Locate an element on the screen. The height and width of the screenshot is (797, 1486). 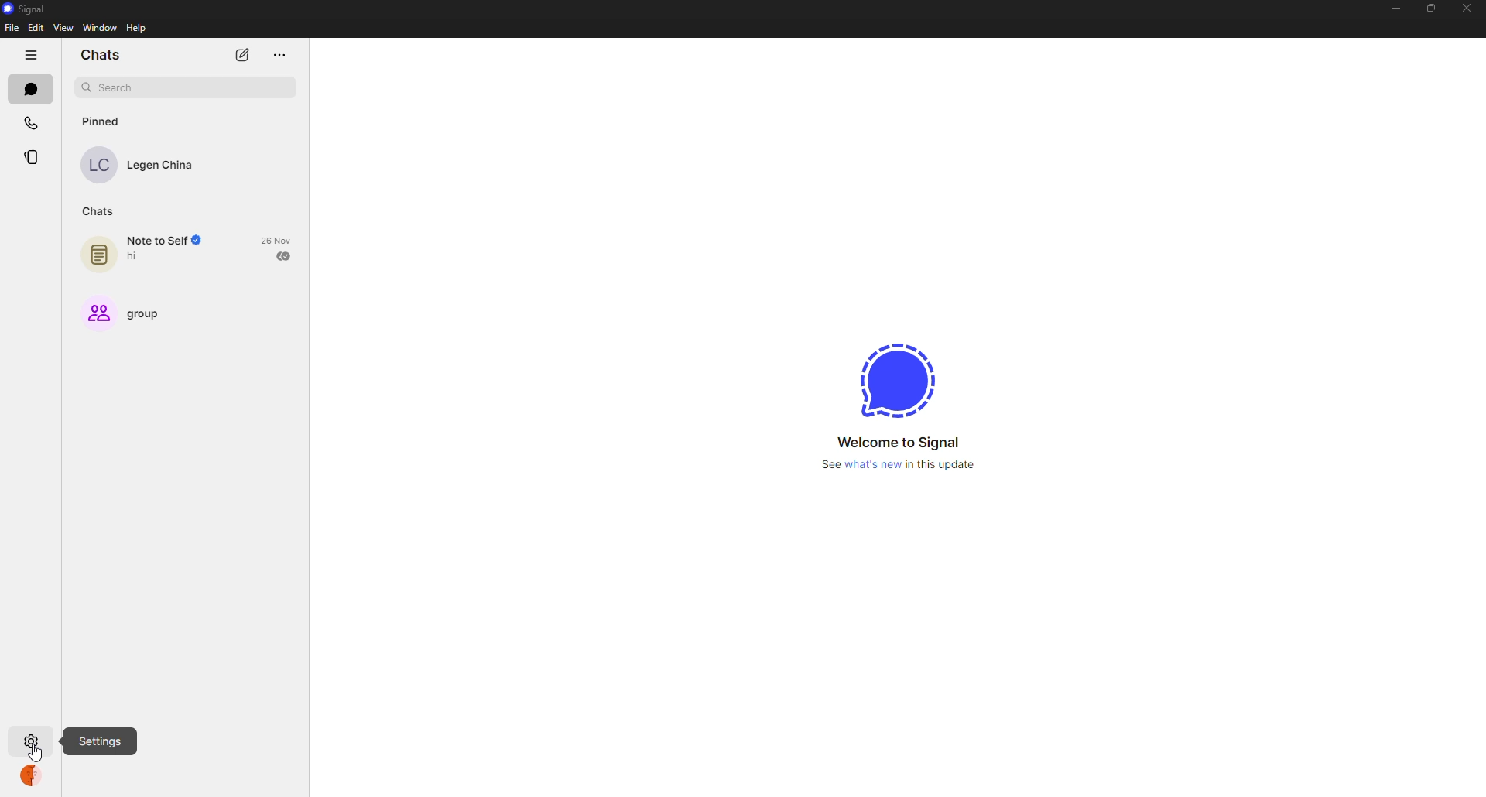
sent is located at coordinates (282, 256).